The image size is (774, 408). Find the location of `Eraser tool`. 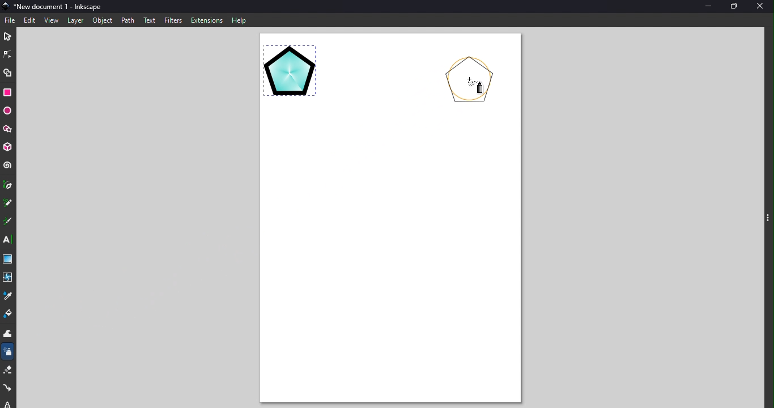

Eraser tool is located at coordinates (8, 371).